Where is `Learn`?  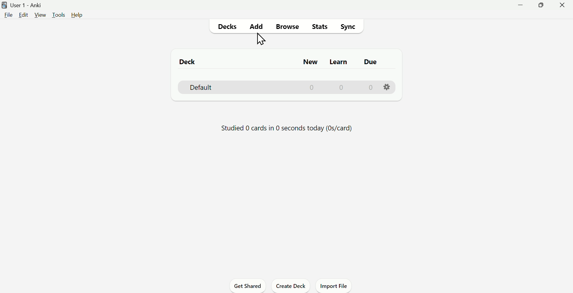 Learn is located at coordinates (338, 62).